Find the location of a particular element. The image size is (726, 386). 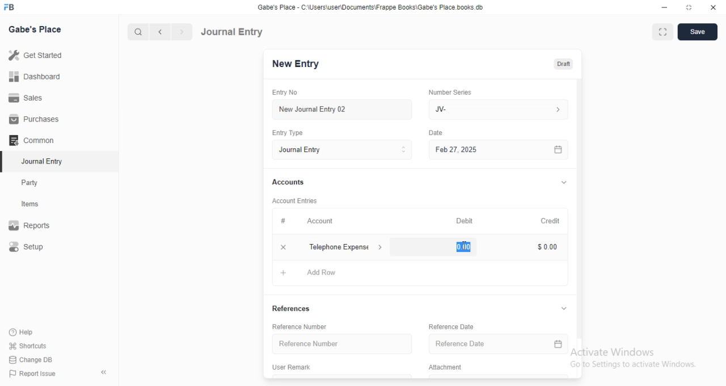

Reference Number is located at coordinates (305, 326).